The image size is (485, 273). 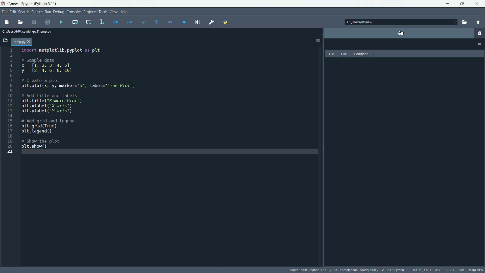 I want to click on view menu, so click(x=113, y=12).